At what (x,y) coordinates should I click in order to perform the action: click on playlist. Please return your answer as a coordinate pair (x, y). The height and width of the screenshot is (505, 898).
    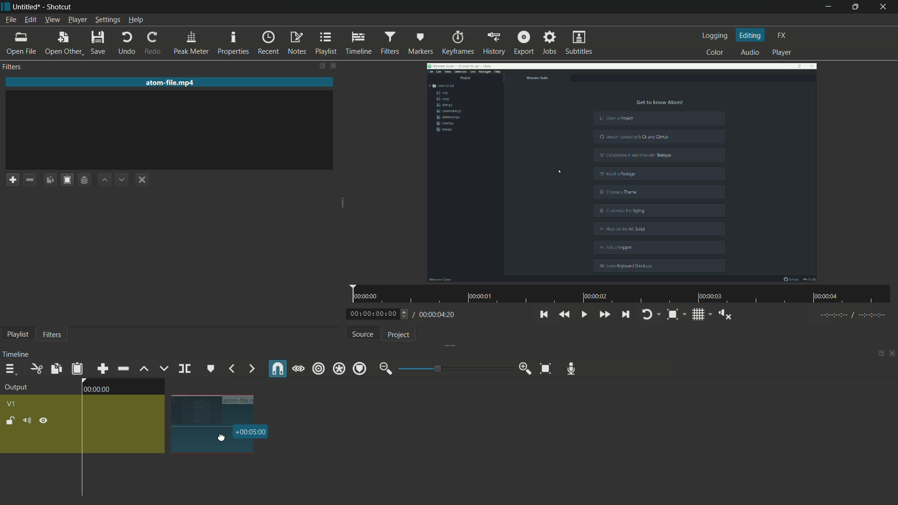
    Looking at the image, I should click on (325, 43).